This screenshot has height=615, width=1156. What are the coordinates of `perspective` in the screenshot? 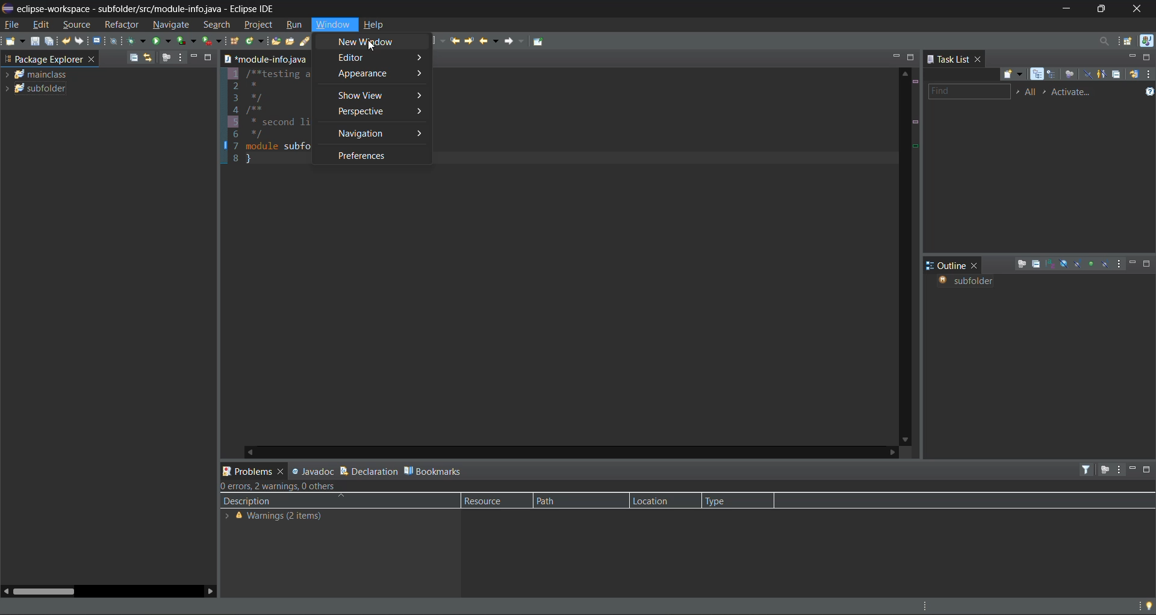 It's located at (379, 113).